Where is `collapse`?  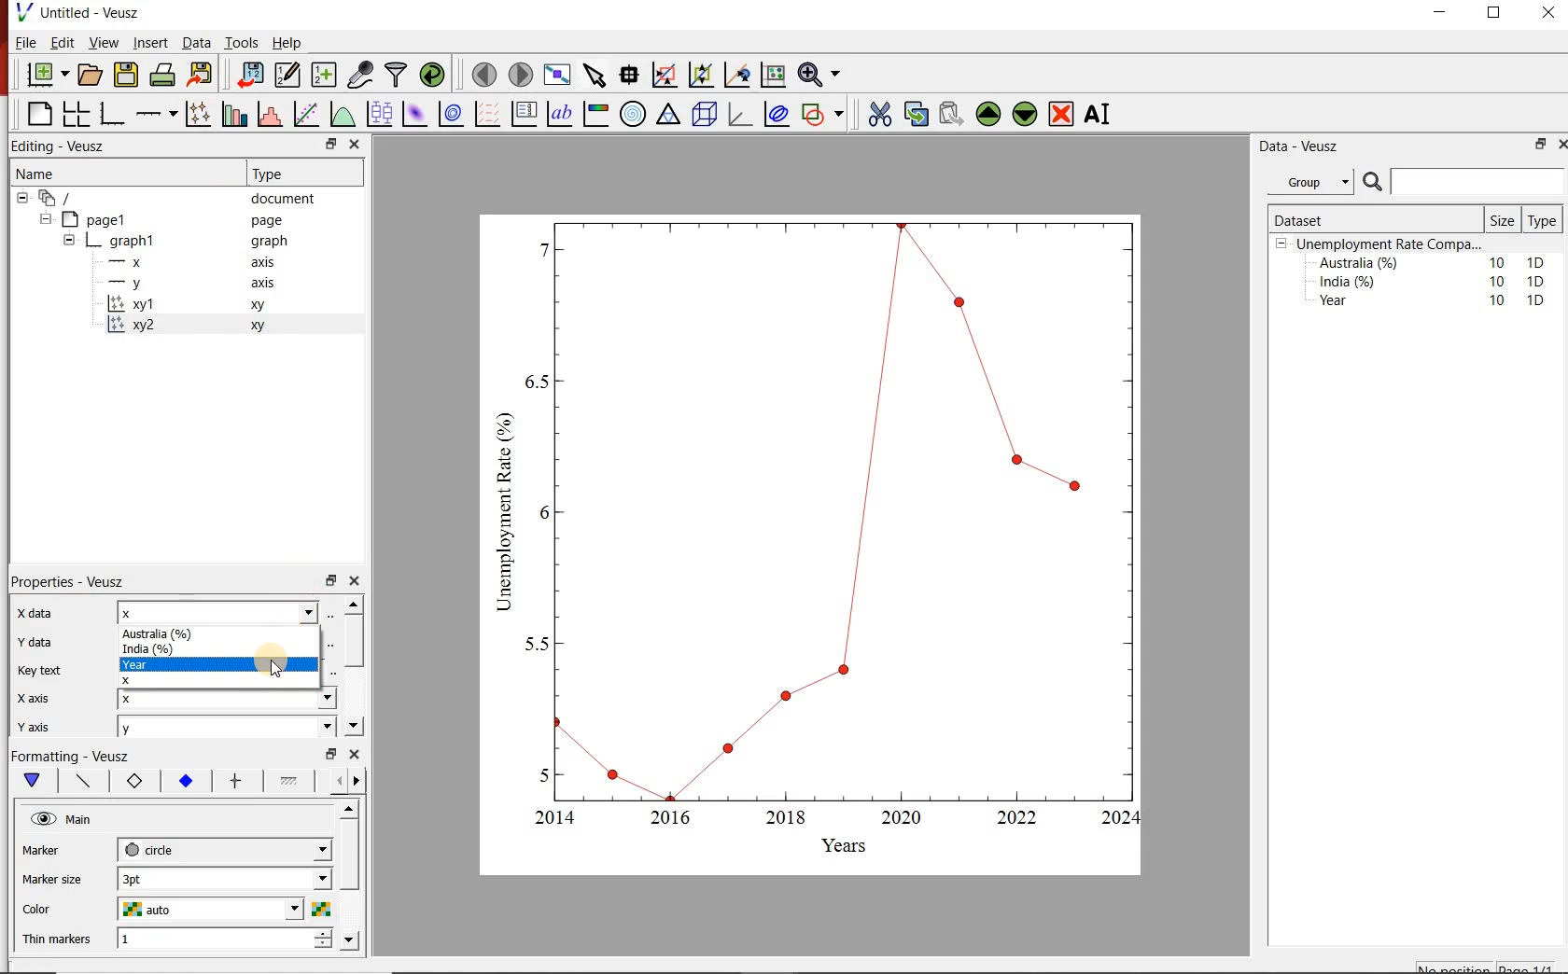 collapse is located at coordinates (68, 243).